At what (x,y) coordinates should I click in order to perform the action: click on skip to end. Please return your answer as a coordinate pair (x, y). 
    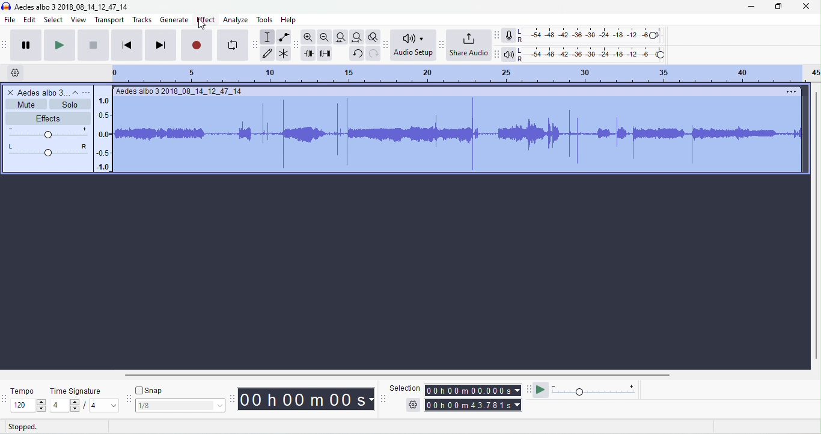
    Looking at the image, I should click on (160, 45).